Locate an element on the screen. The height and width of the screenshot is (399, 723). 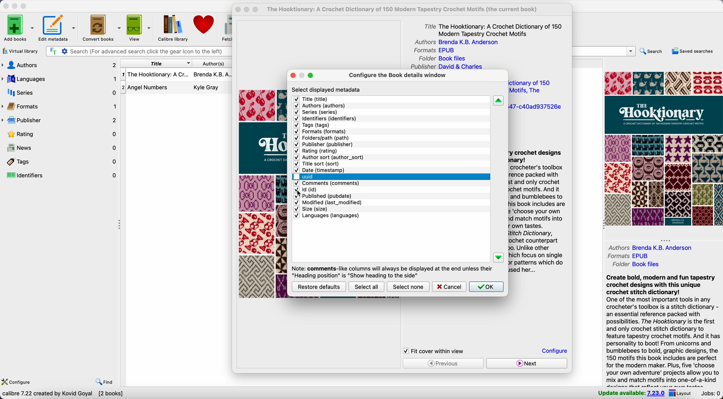
formats is located at coordinates (321, 131).